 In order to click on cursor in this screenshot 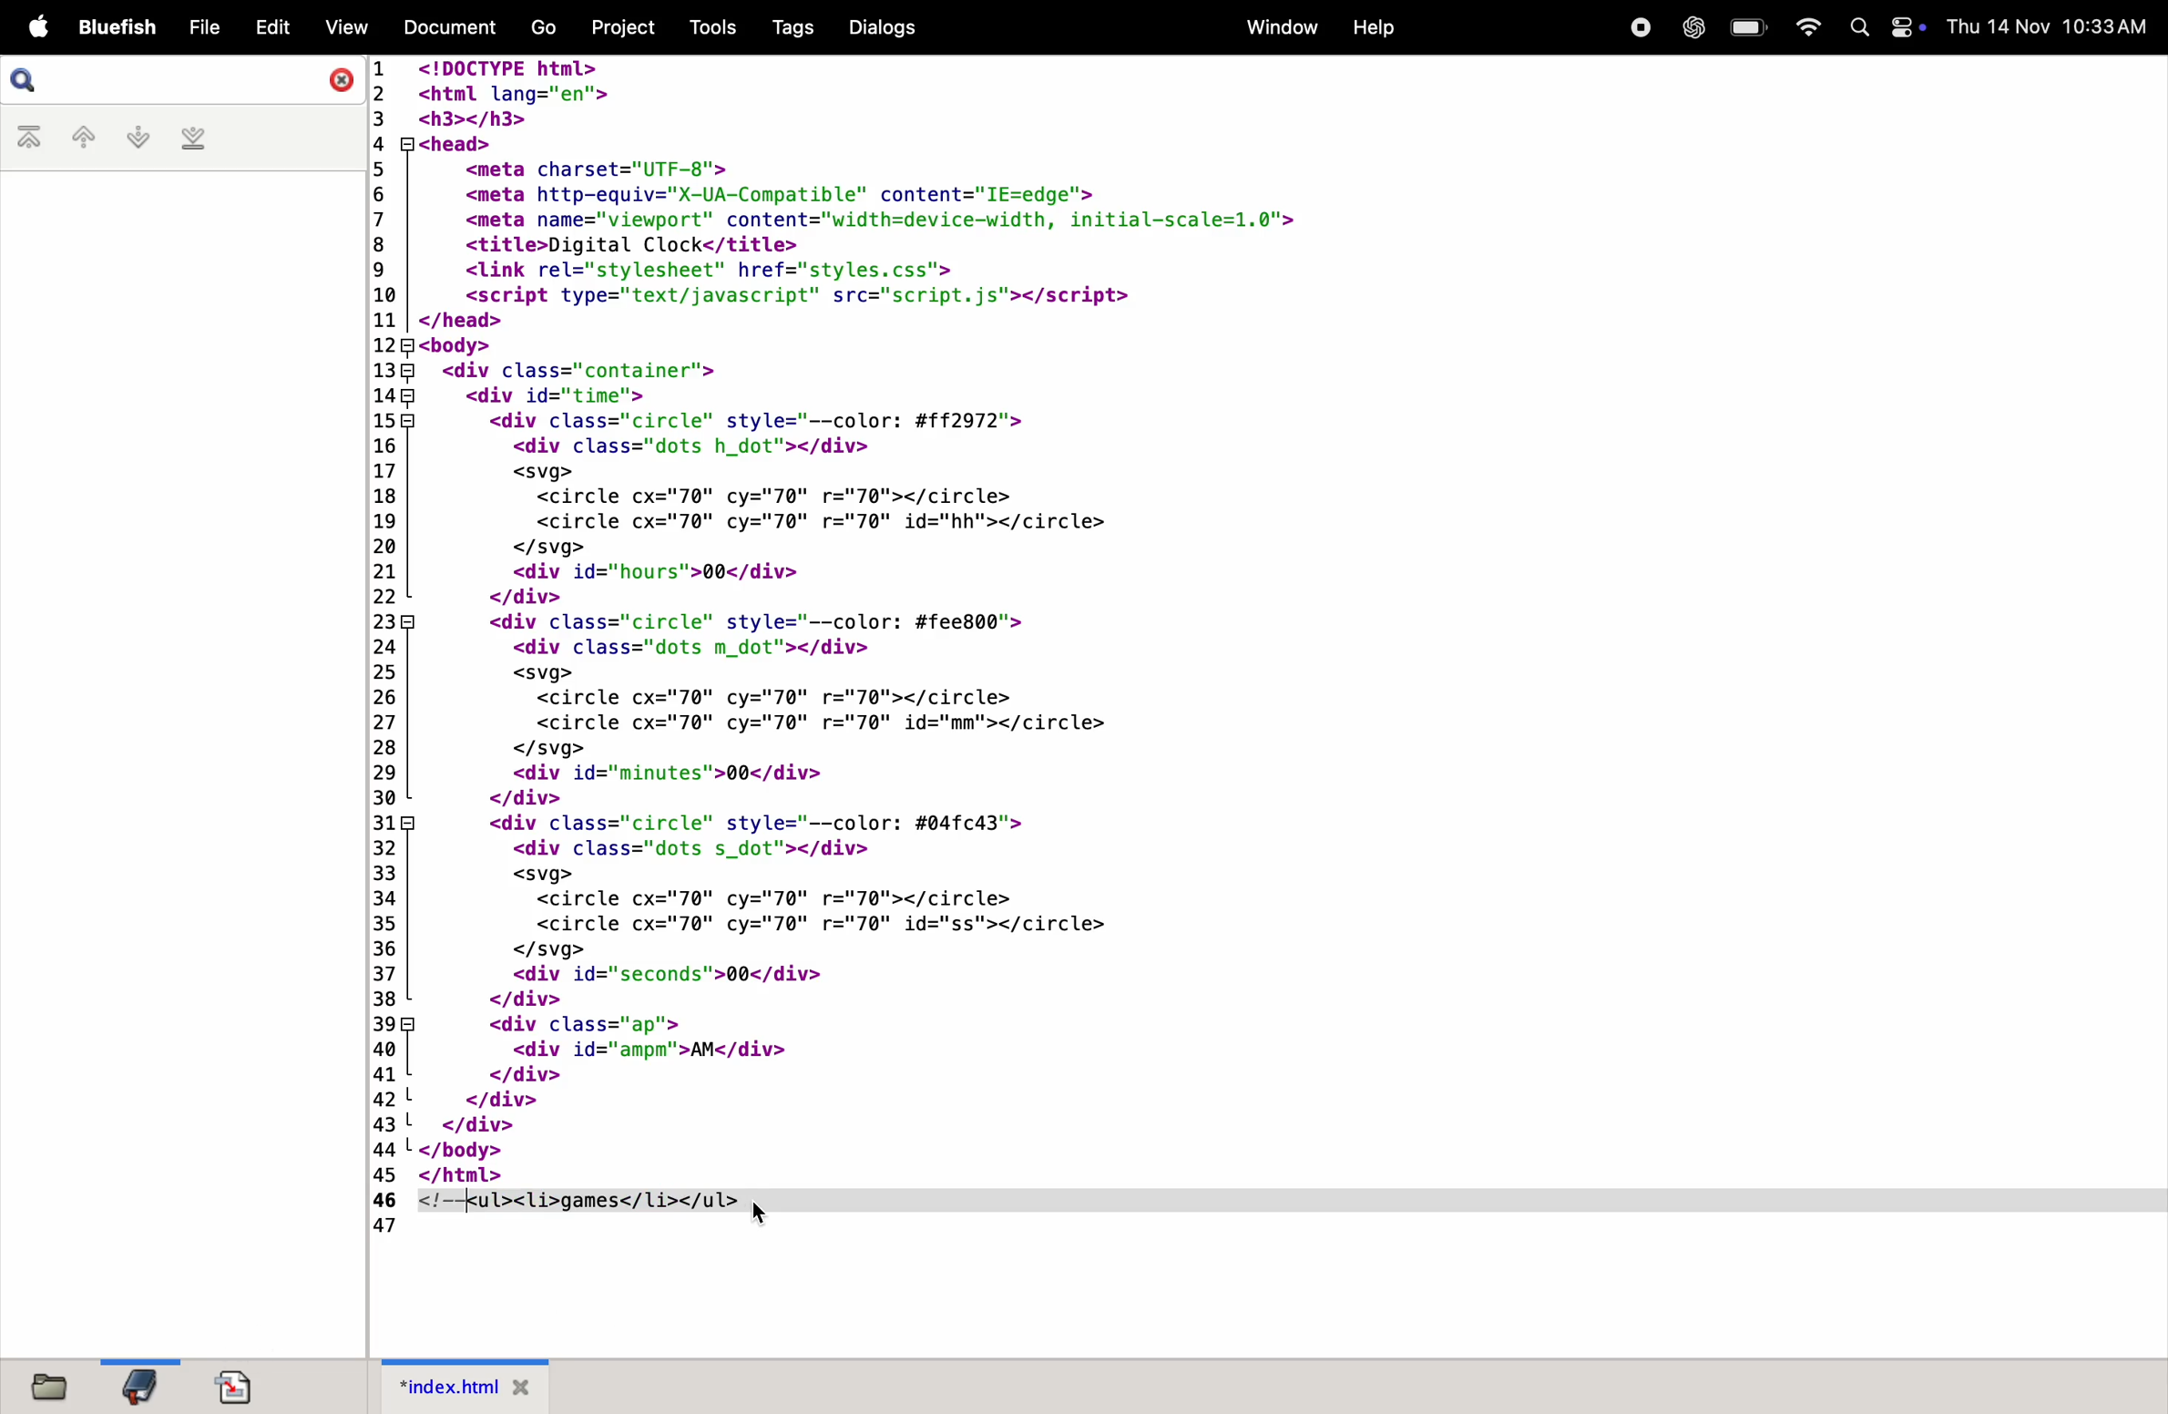, I will do `click(760, 1219)`.